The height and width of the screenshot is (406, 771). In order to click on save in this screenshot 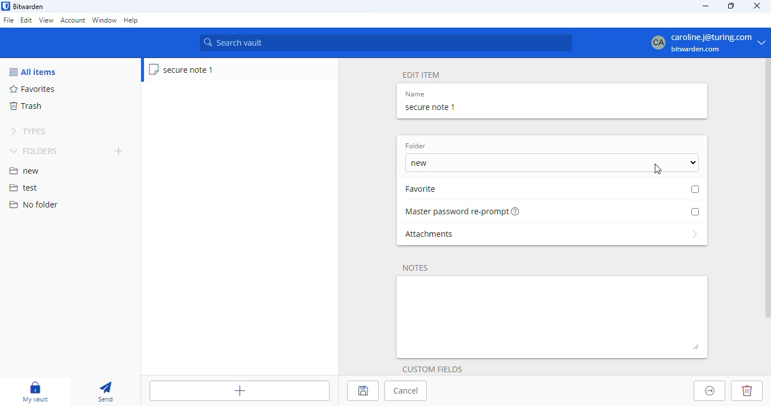, I will do `click(362, 391)`.